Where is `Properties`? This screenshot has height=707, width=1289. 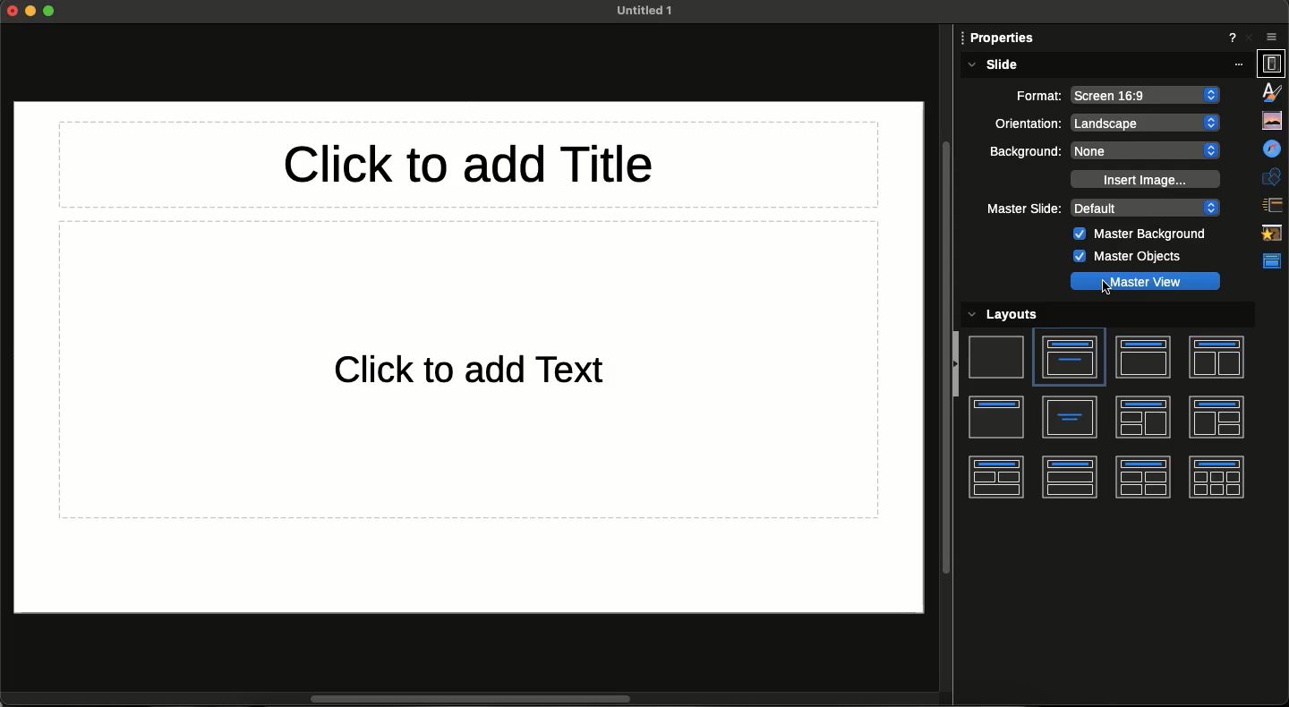
Properties is located at coordinates (1002, 39).